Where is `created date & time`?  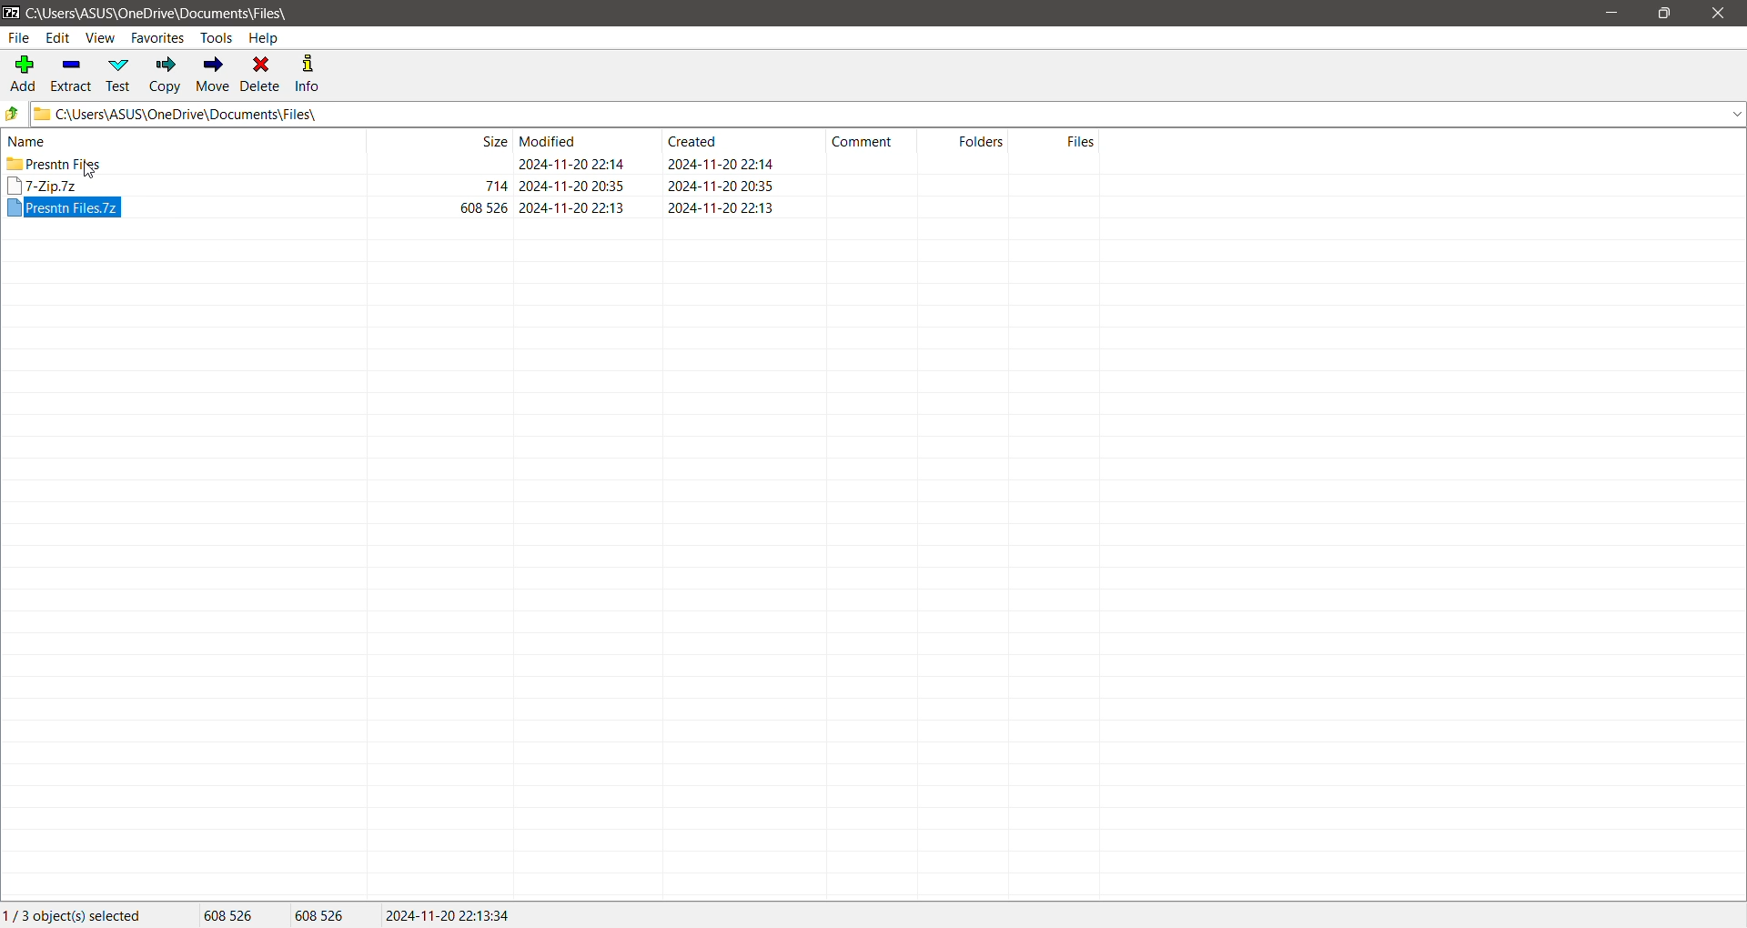 created date & time is located at coordinates (720, 164).